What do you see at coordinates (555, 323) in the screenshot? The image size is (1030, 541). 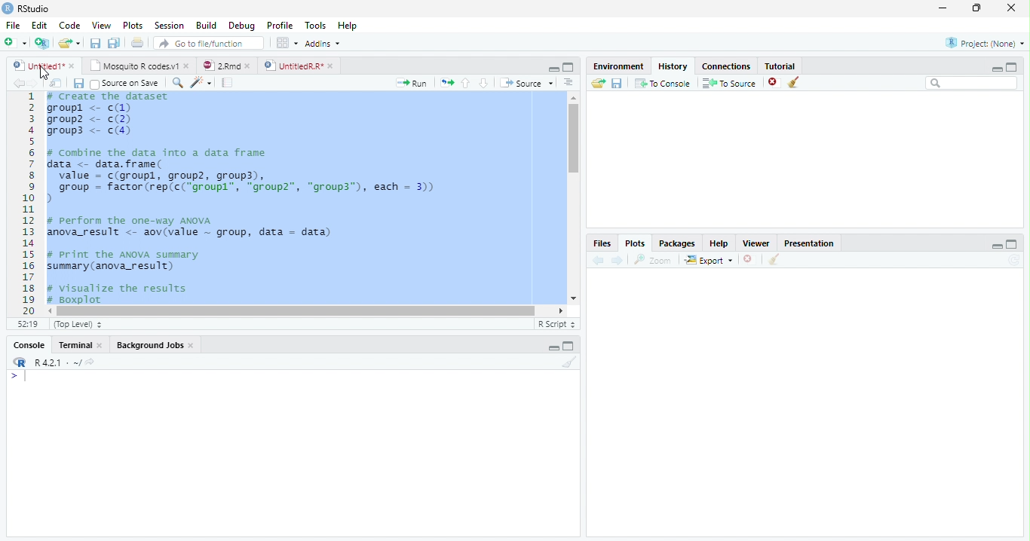 I see `R script` at bounding box center [555, 323].